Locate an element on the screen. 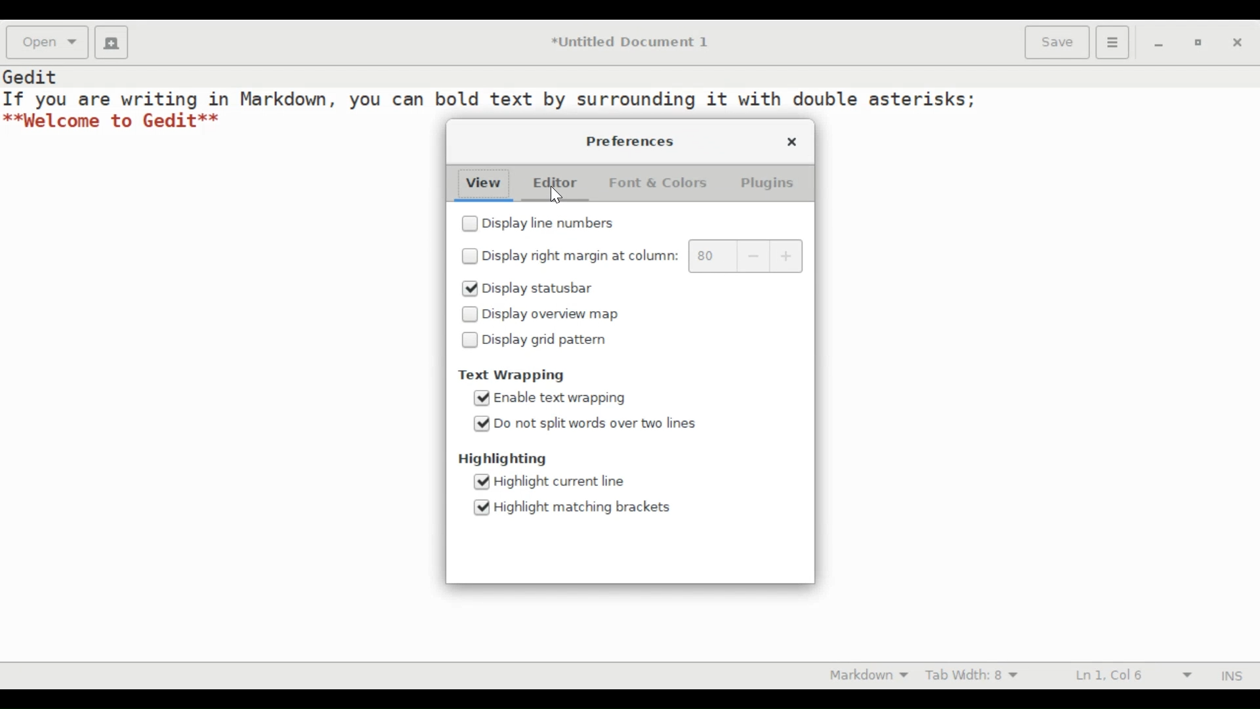 This screenshot has height=709, width=1260. margin value is located at coordinates (713, 256).